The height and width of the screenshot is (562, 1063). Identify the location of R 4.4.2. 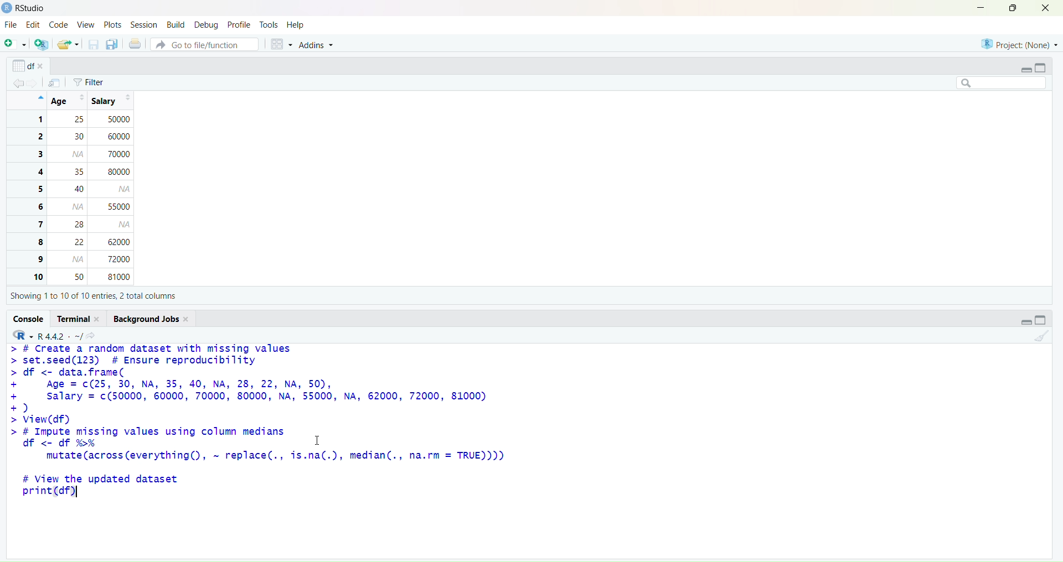
(46, 335).